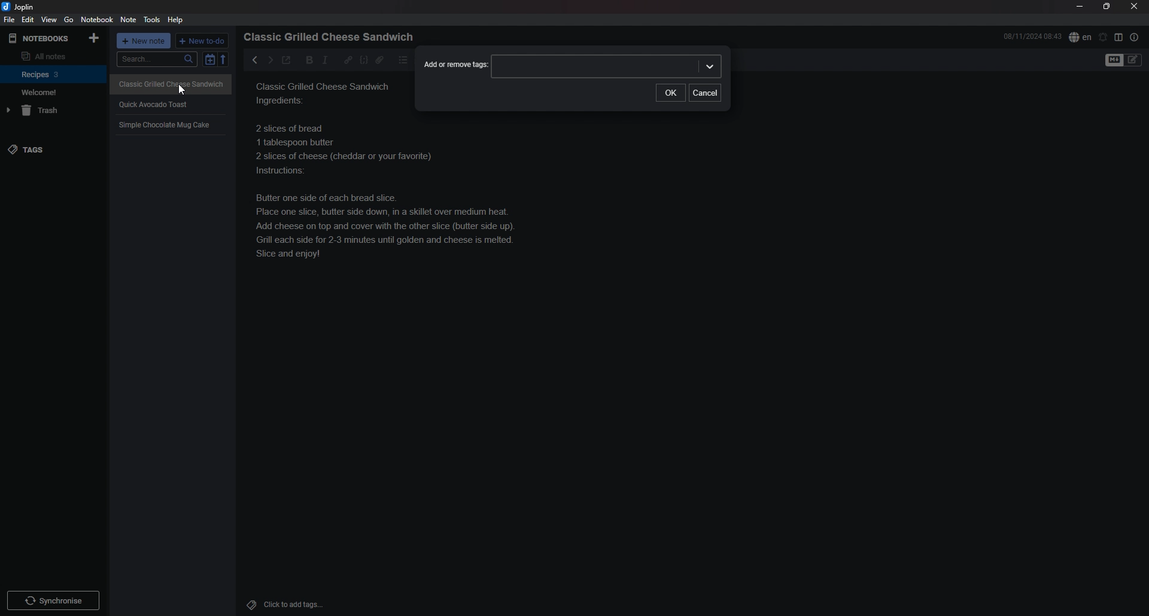 This screenshot has width=1149, height=616. I want to click on bold, so click(306, 60).